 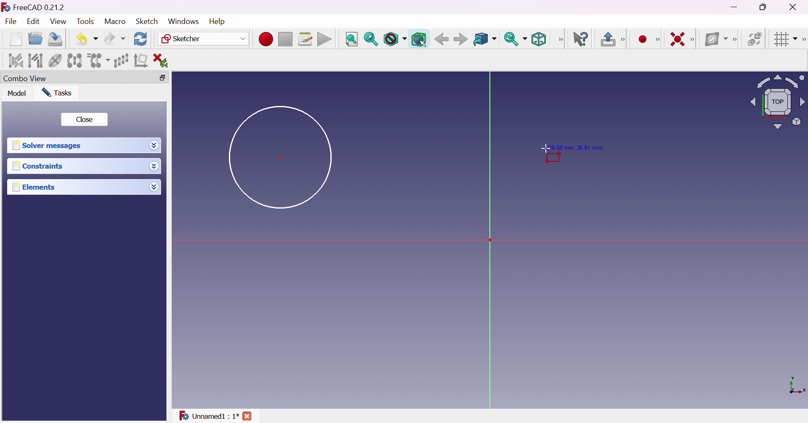 What do you see at coordinates (87, 39) in the screenshot?
I see `Undo` at bounding box center [87, 39].